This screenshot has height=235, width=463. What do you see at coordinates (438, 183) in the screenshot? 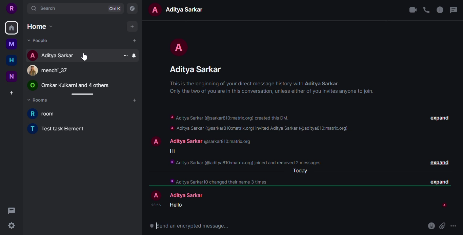
I see `expand` at bounding box center [438, 183].